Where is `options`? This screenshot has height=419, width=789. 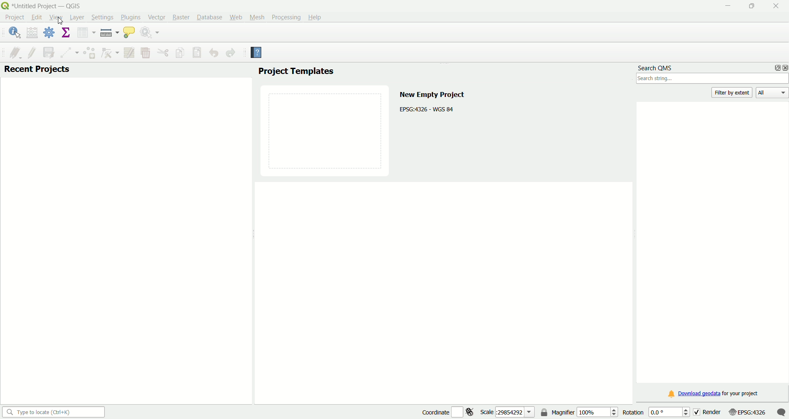 options is located at coordinates (775, 67).